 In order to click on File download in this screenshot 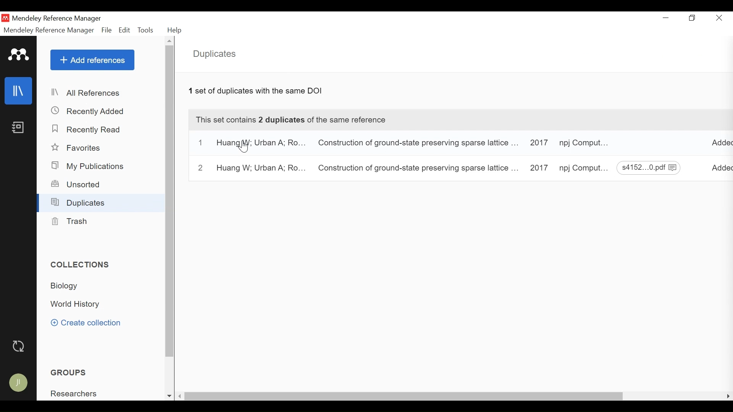, I will do `click(649, 168)`.